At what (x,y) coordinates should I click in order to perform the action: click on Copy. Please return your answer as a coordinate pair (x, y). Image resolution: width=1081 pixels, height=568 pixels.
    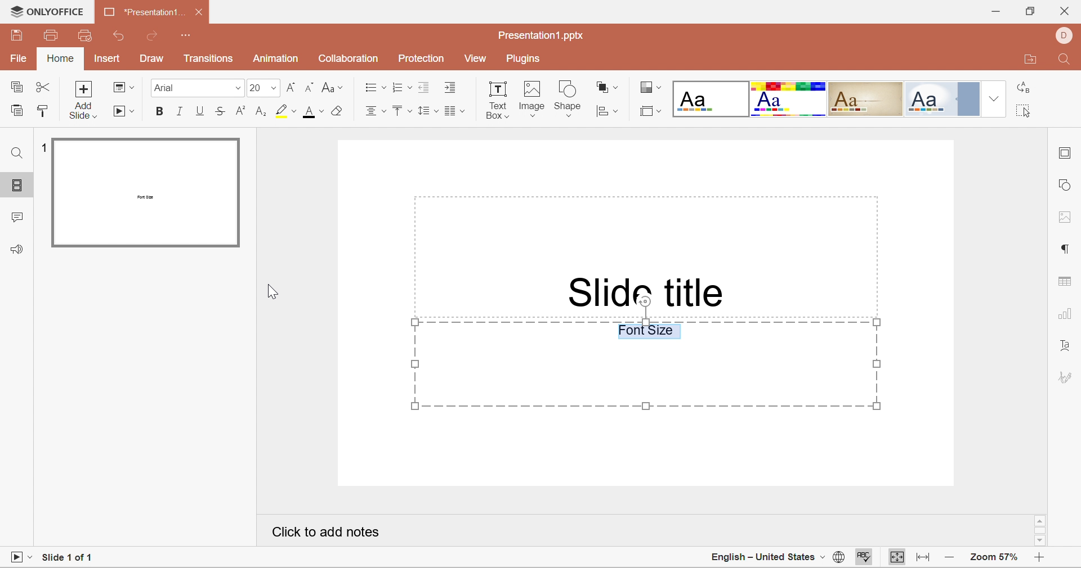
    Looking at the image, I should click on (19, 88).